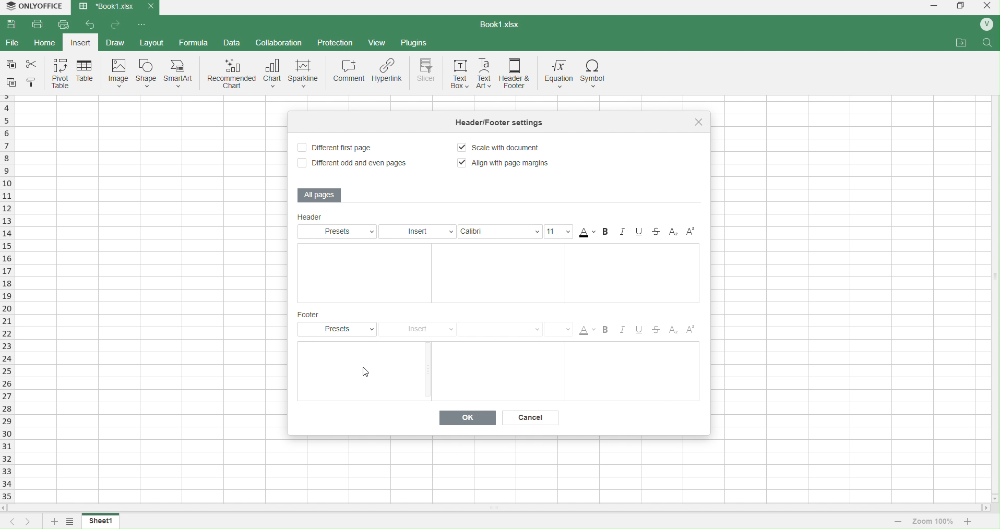  Describe the element at coordinates (13, 83) in the screenshot. I see `paste` at that location.